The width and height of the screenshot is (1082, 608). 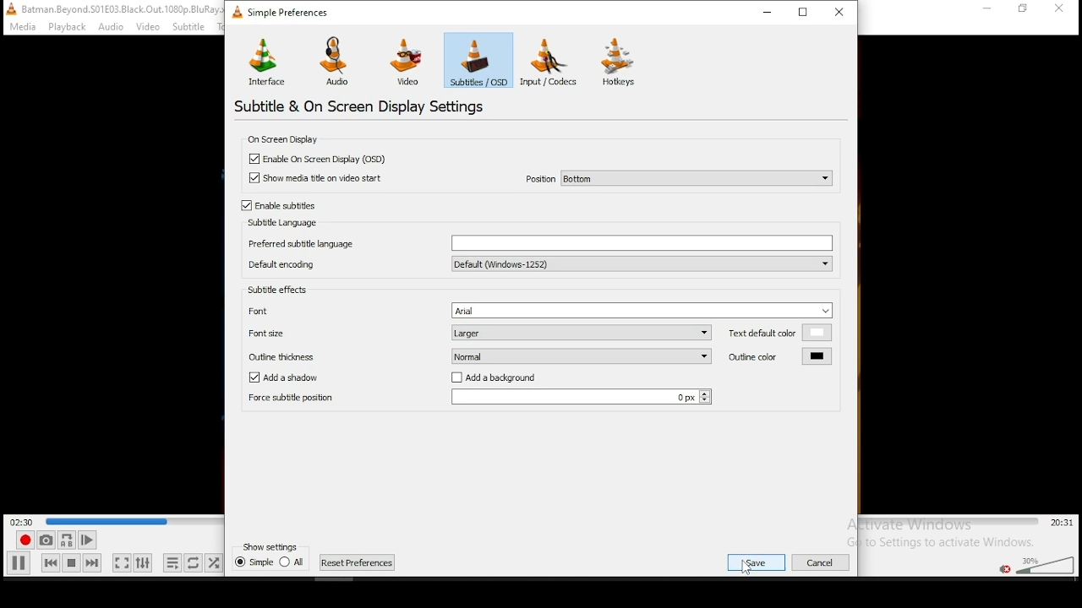 I want to click on on screen display, so click(x=281, y=138).